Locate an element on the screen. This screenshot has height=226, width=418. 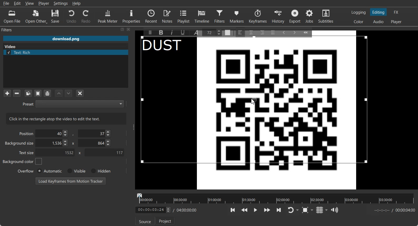
Decrease Indent is located at coordinates (284, 32).